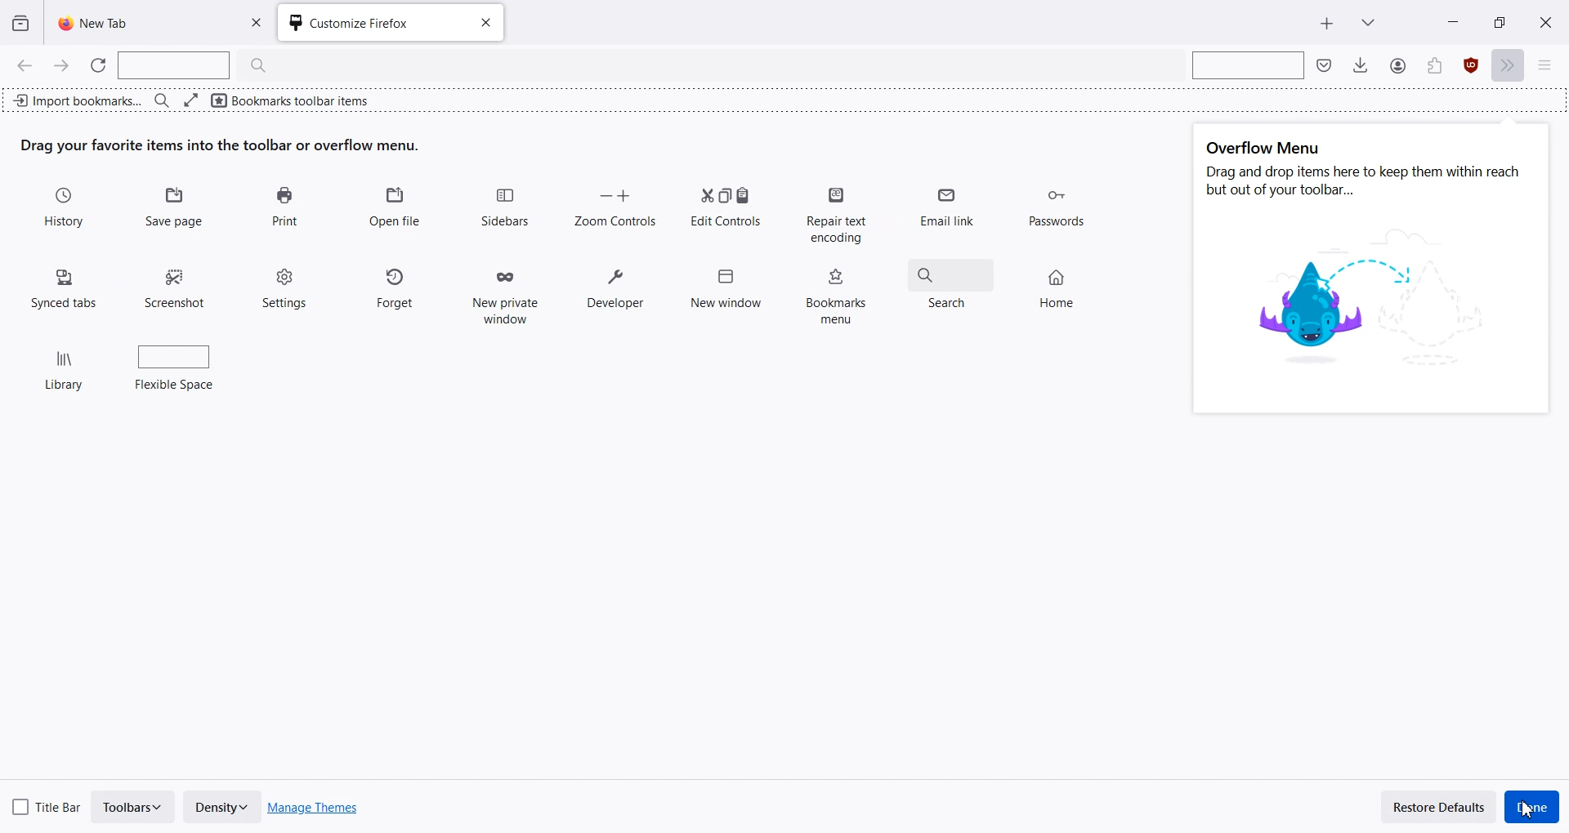  What do you see at coordinates (1397, 65) in the screenshot?
I see `Save to Pocket` at bounding box center [1397, 65].